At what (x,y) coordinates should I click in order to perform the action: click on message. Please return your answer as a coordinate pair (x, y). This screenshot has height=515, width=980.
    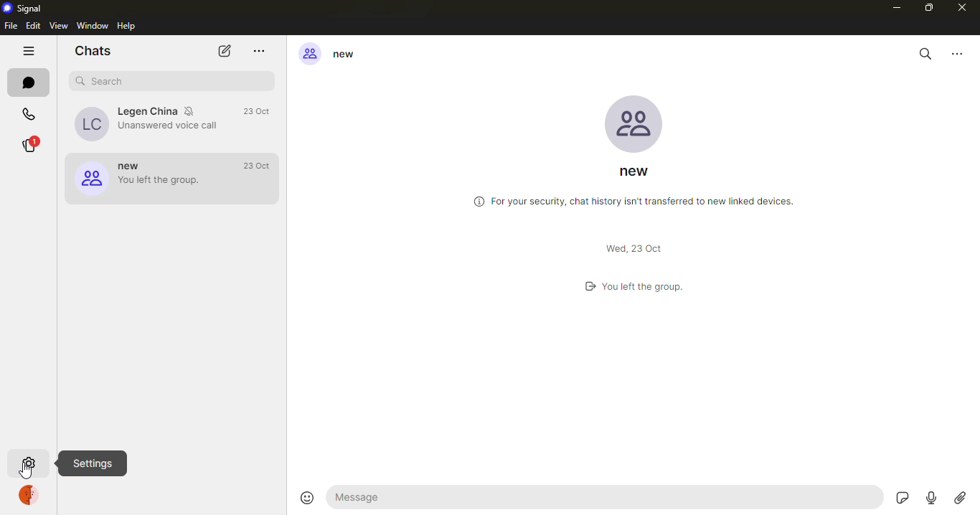
    Looking at the image, I should click on (606, 496).